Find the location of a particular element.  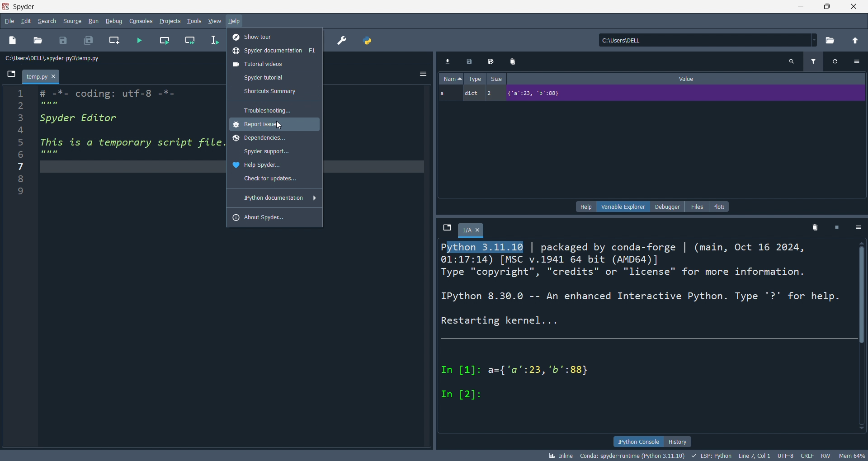

File is located at coordinates (447, 228).